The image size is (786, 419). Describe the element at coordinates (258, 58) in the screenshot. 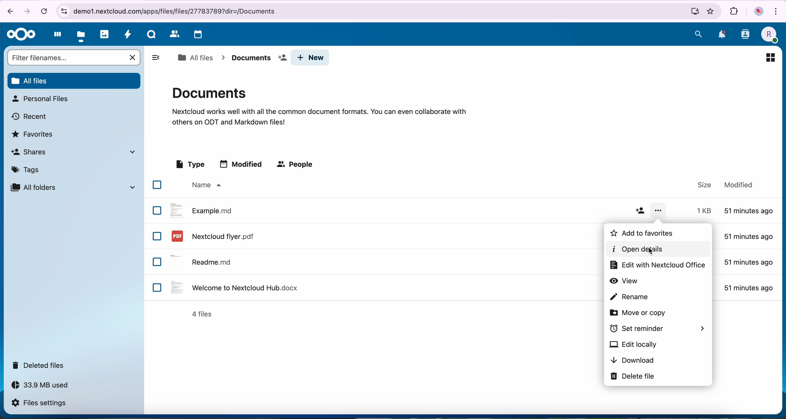

I see `documents` at that location.